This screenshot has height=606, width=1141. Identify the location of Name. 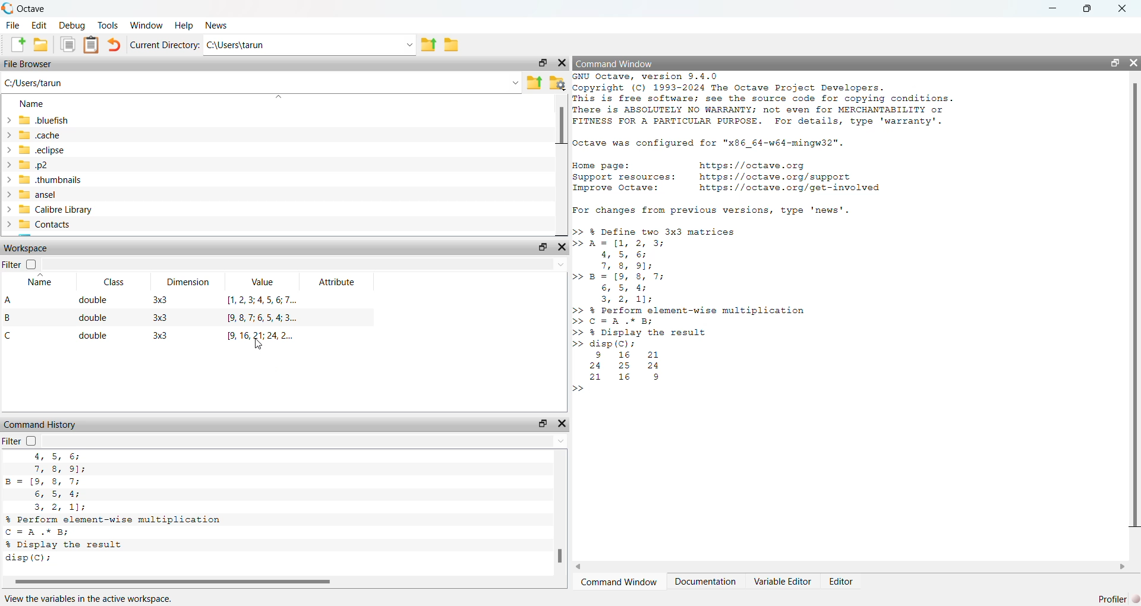
(41, 280).